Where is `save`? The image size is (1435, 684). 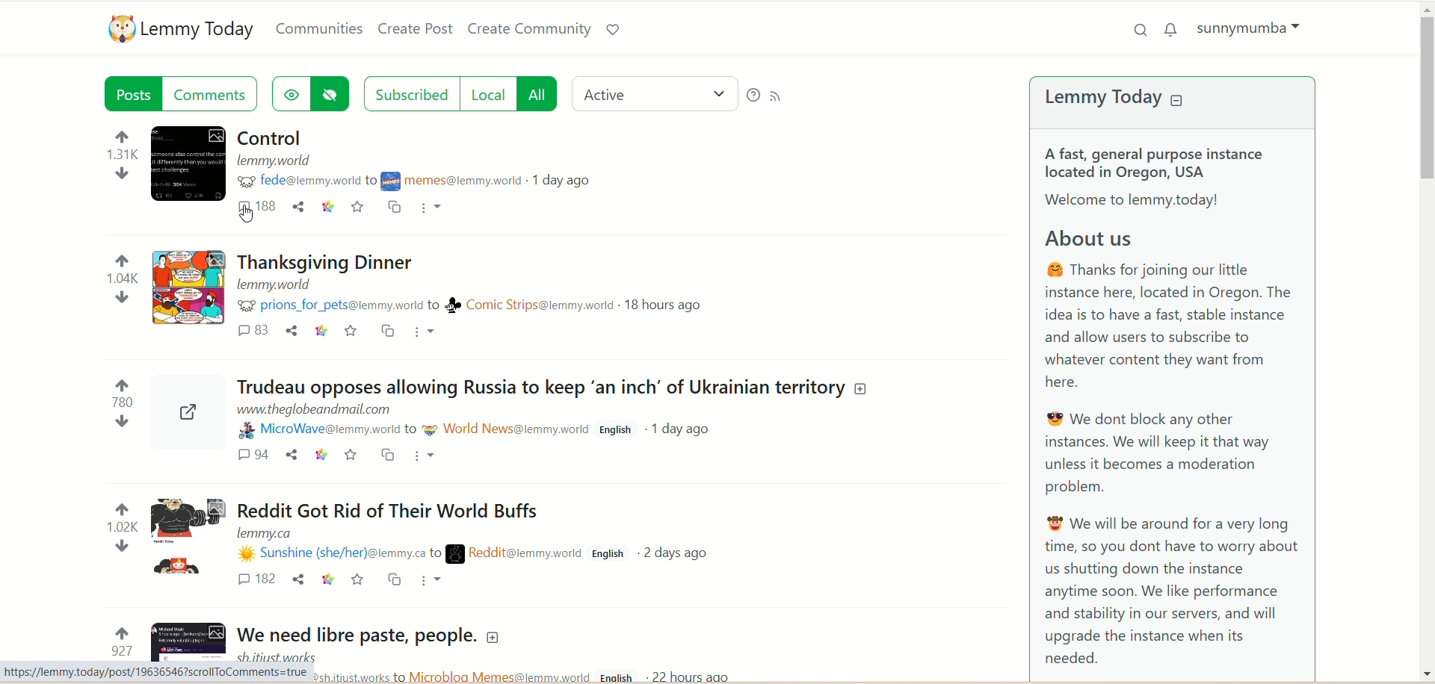
save is located at coordinates (357, 579).